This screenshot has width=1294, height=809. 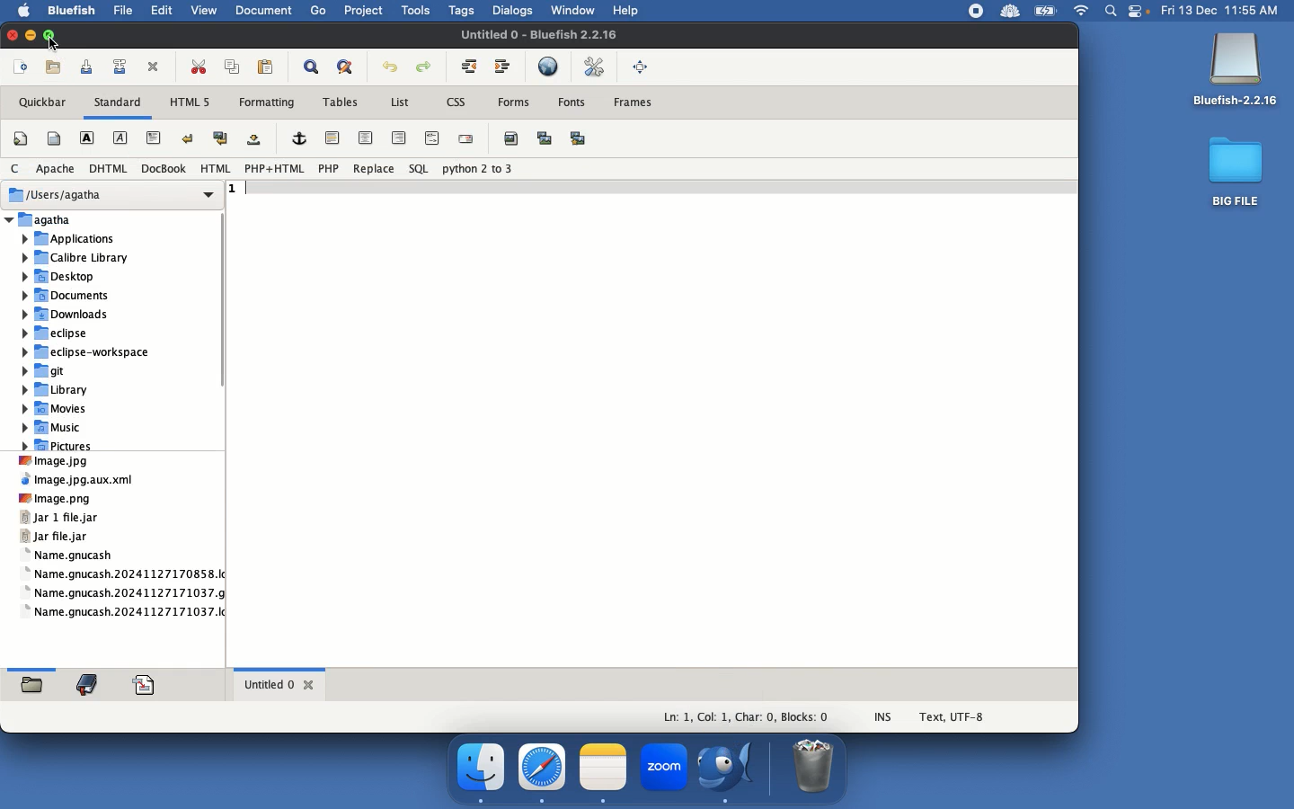 What do you see at coordinates (23, 140) in the screenshot?
I see `Quick start` at bounding box center [23, 140].